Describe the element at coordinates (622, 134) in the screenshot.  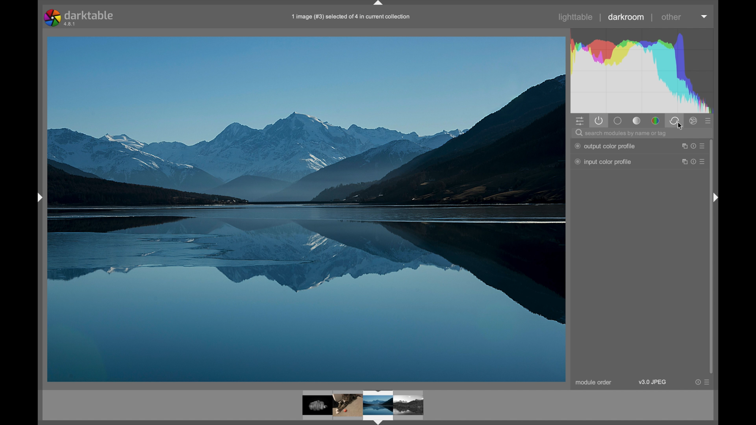
I see `search modules by name or tag` at that location.